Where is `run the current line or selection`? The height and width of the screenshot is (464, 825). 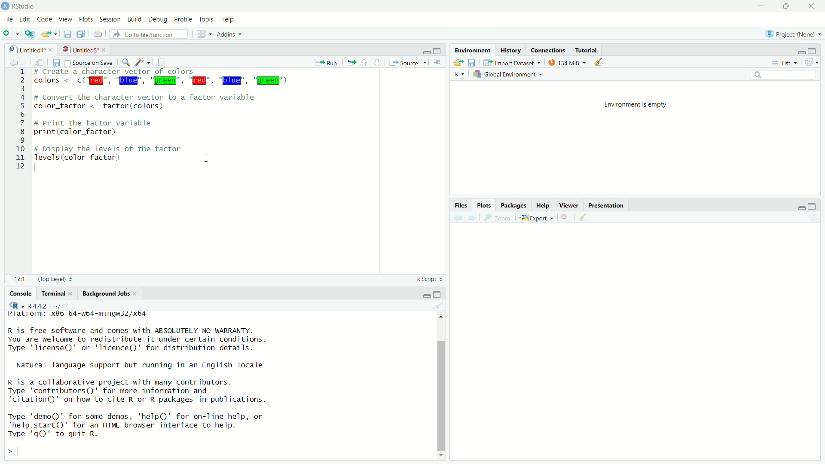 run the current line or selection is located at coordinates (327, 62).